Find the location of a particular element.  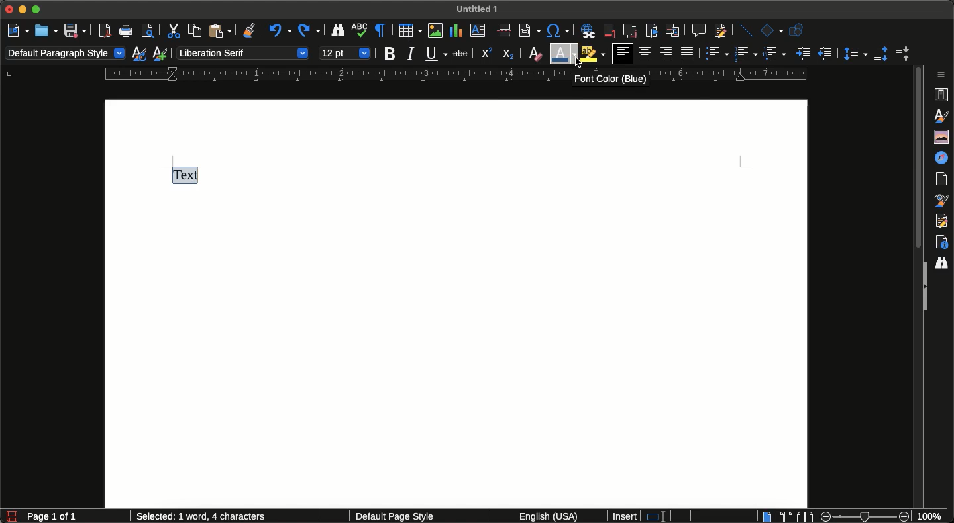

Cut is located at coordinates (172, 30).